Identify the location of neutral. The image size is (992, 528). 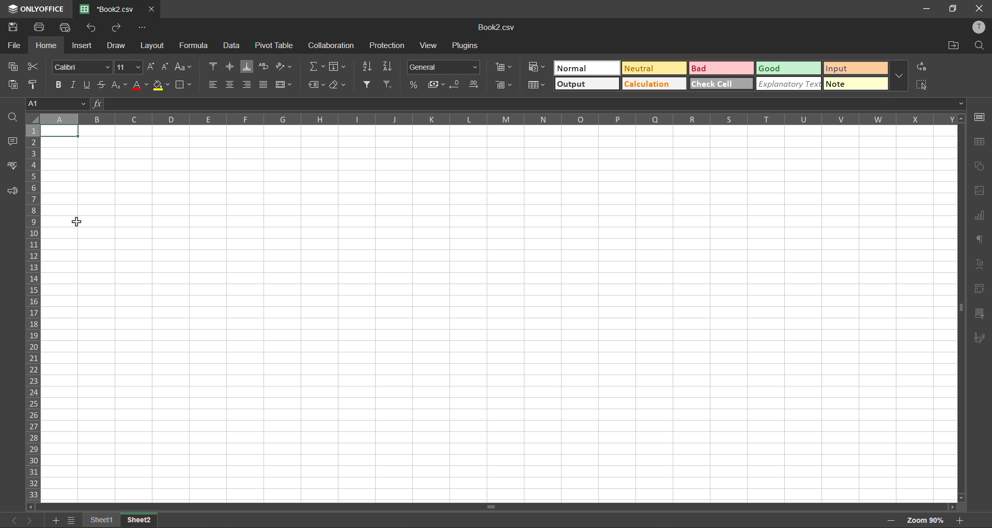
(652, 68).